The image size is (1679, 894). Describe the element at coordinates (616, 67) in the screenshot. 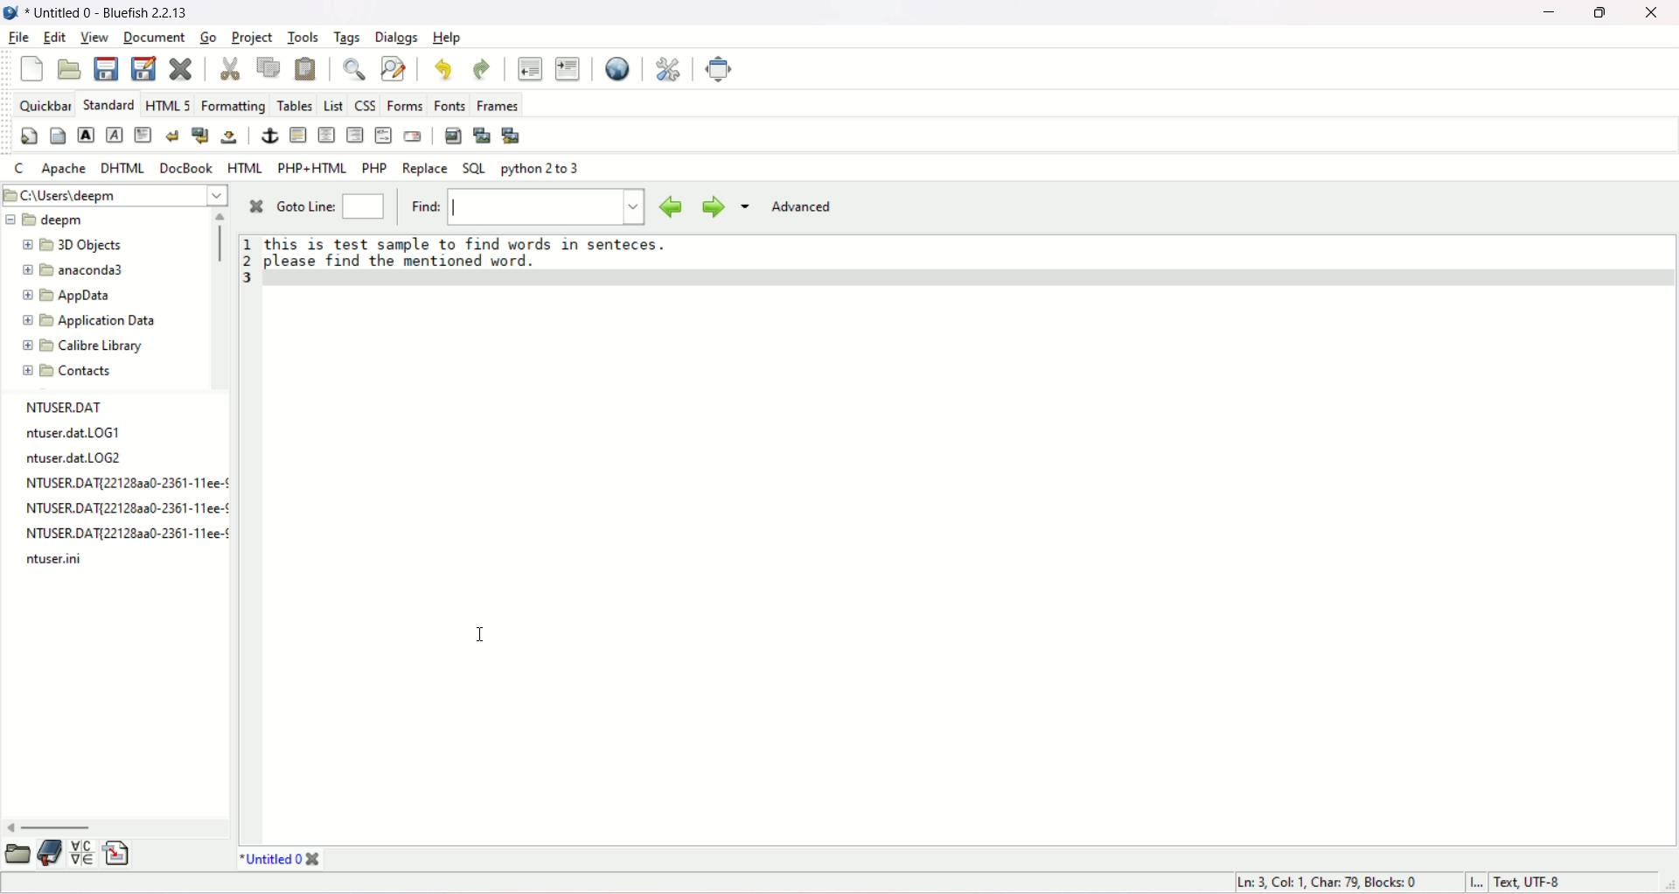

I see `preview in browser` at that location.